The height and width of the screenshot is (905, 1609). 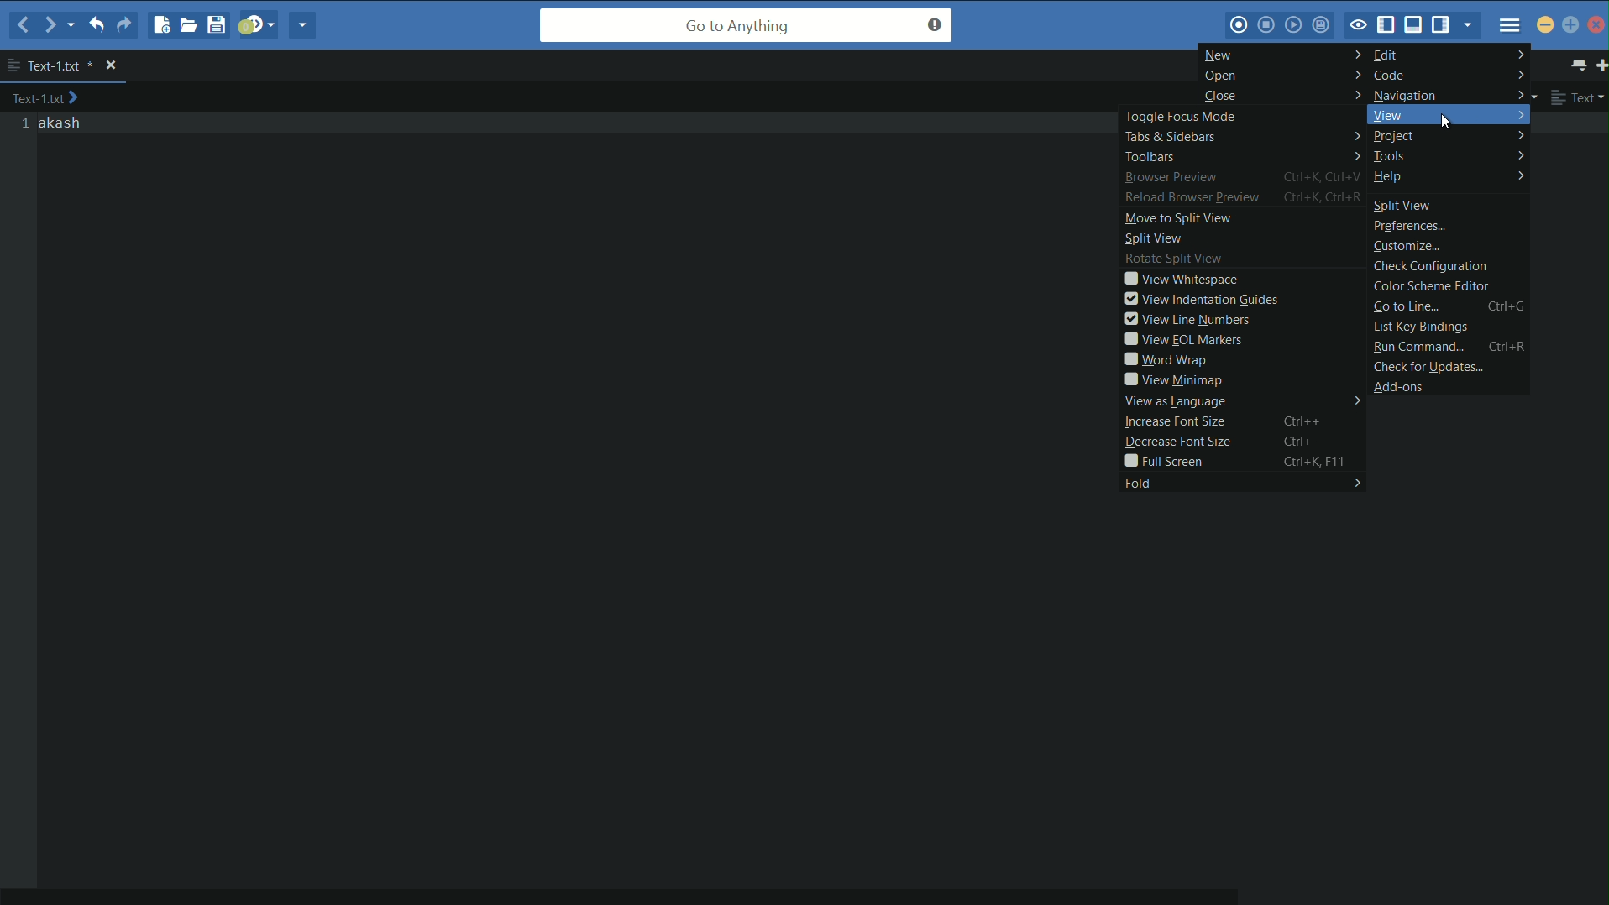 What do you see at coordinates (1545, 24) in the screenshot?
I see `minimize` at bounding box center [1545, 24].